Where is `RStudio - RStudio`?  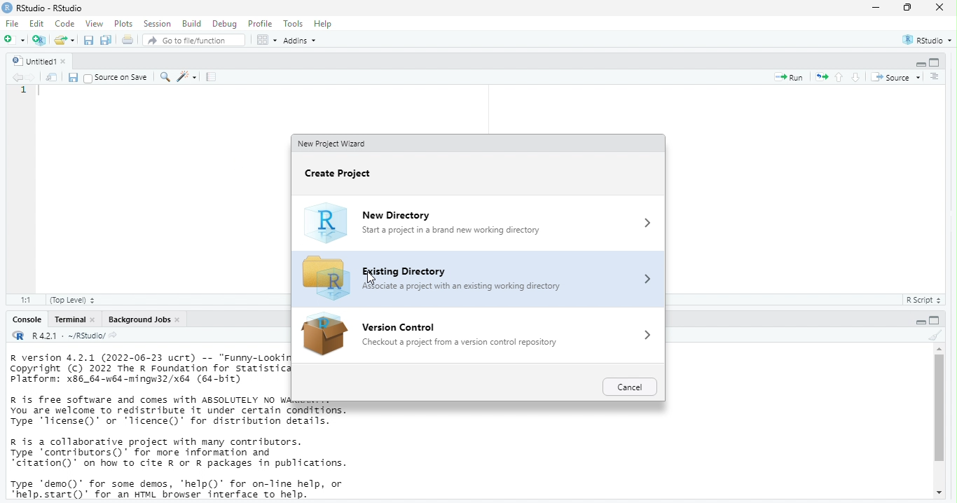 RStudio - RStudio is located at coordinates (53, 8).